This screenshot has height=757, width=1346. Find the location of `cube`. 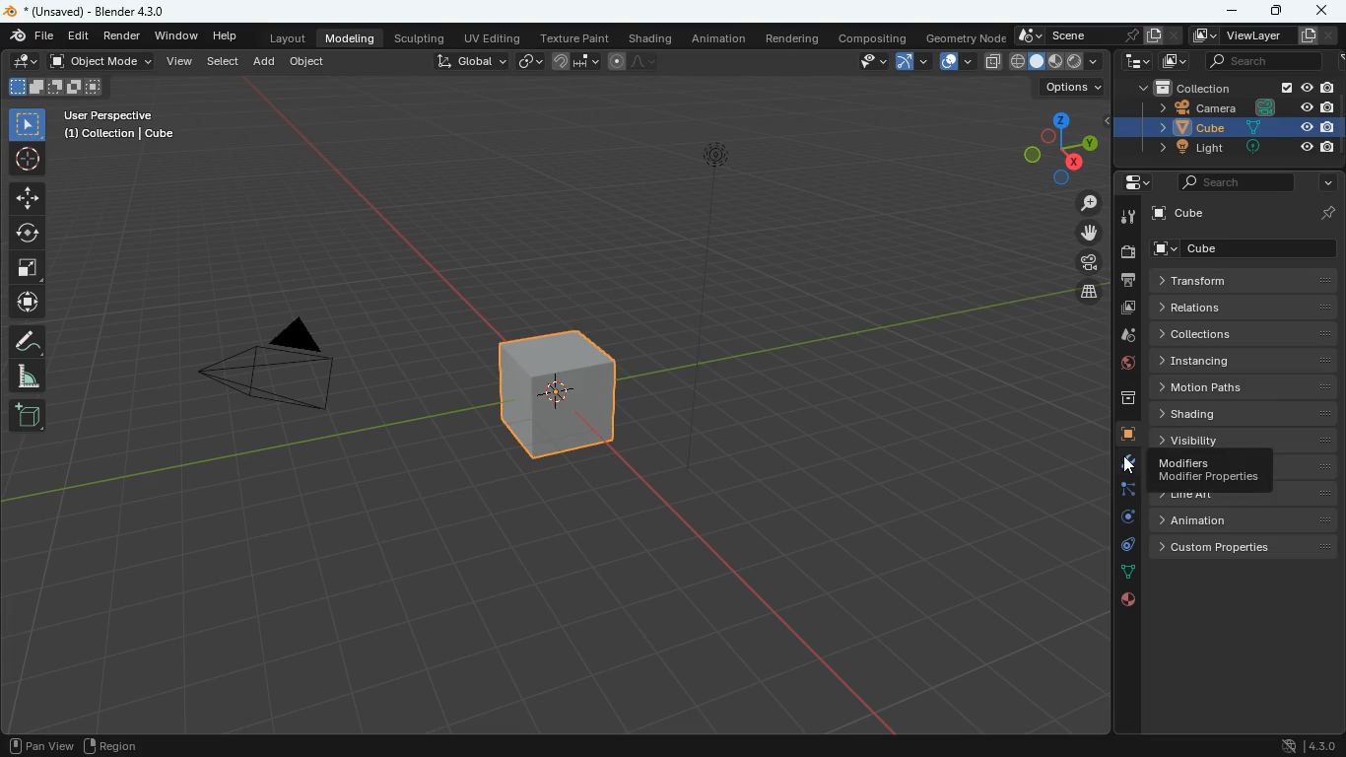

cube is located at coordinates (1228, 212).